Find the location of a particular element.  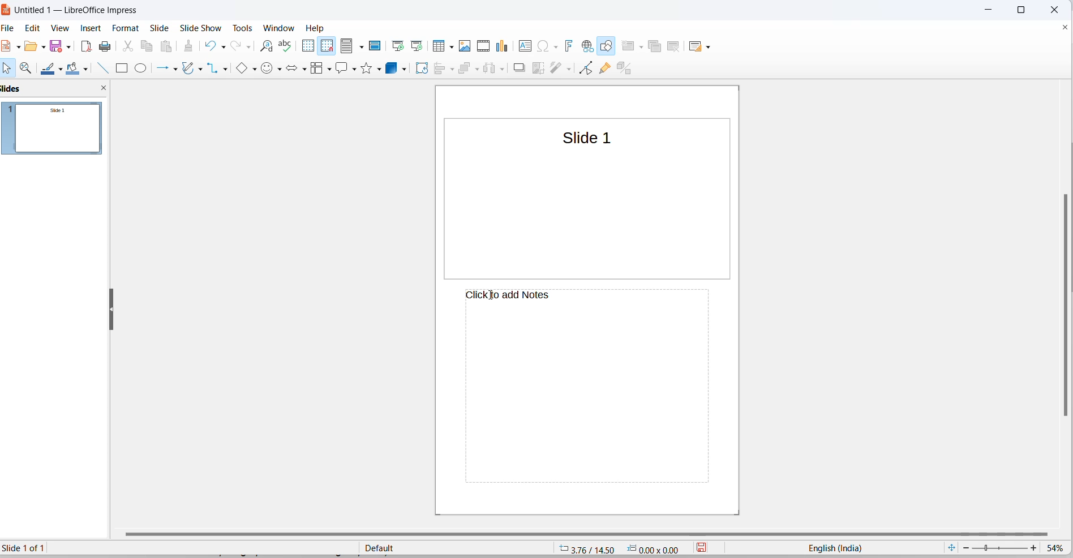

insert chart is located at coordinates (504, 47).